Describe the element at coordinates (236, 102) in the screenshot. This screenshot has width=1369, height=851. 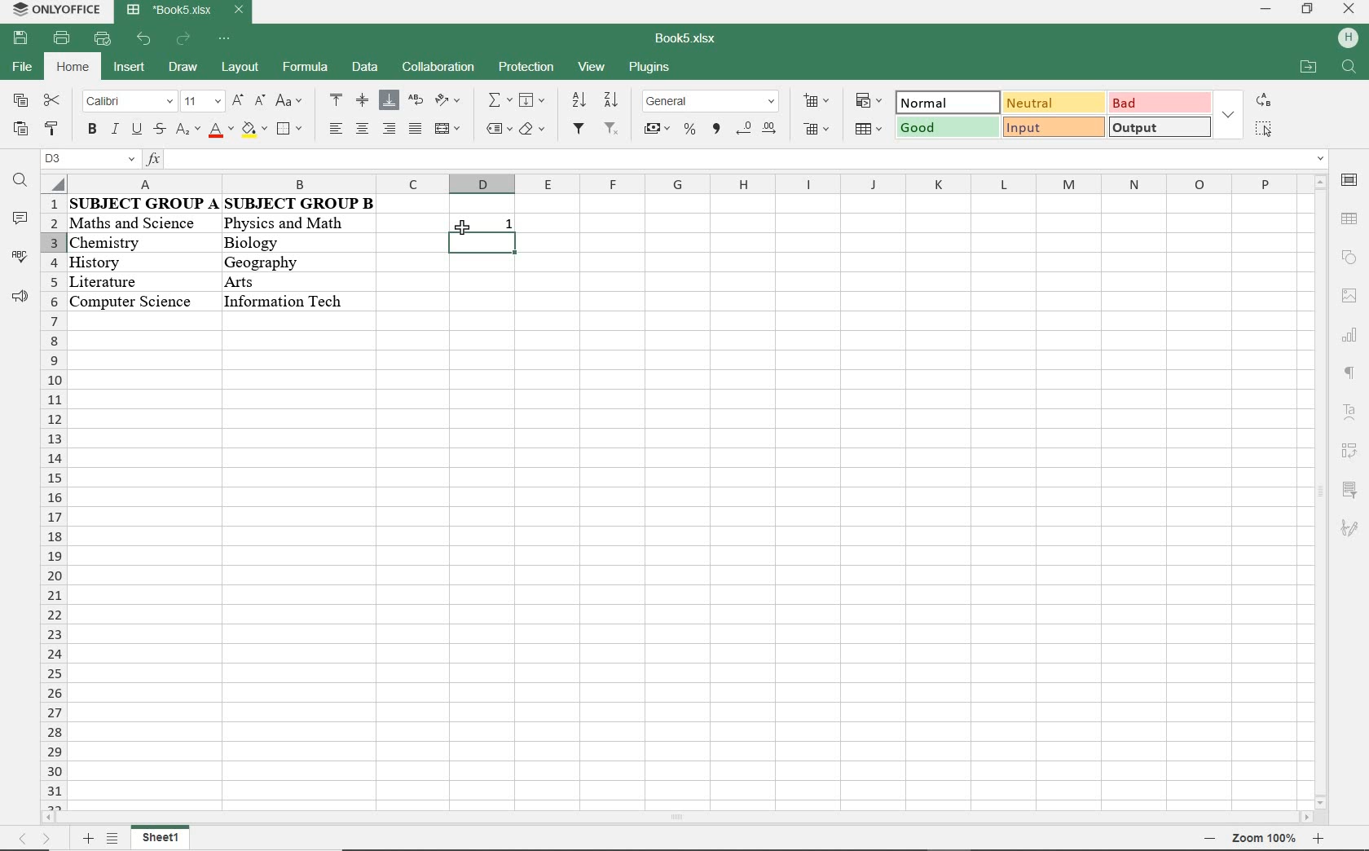
I see `increment font size` at that location.